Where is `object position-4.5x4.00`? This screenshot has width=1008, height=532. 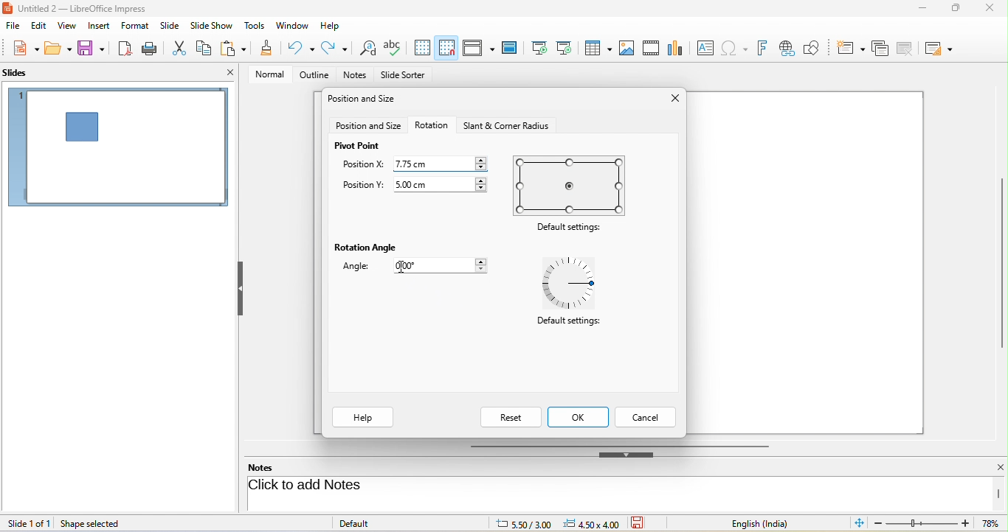 object position-4.5x4.00 is located at coordinates (590, 523).